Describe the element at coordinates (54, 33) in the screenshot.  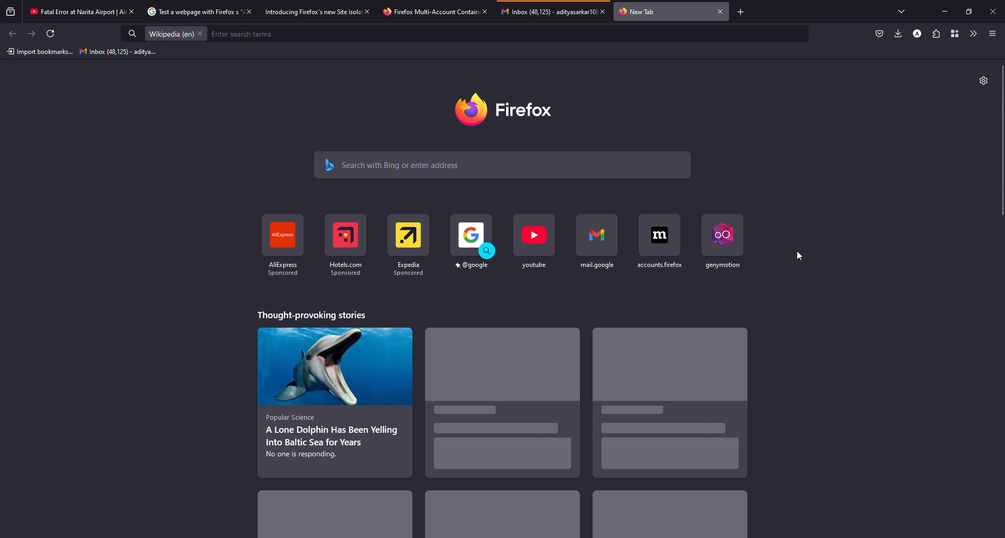
I see `refresh` at that location.